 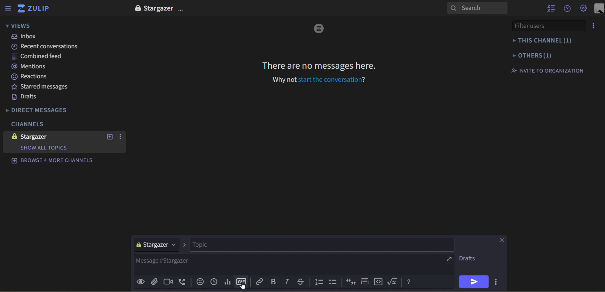 I want to click on icon, so click(x=394, y=281).